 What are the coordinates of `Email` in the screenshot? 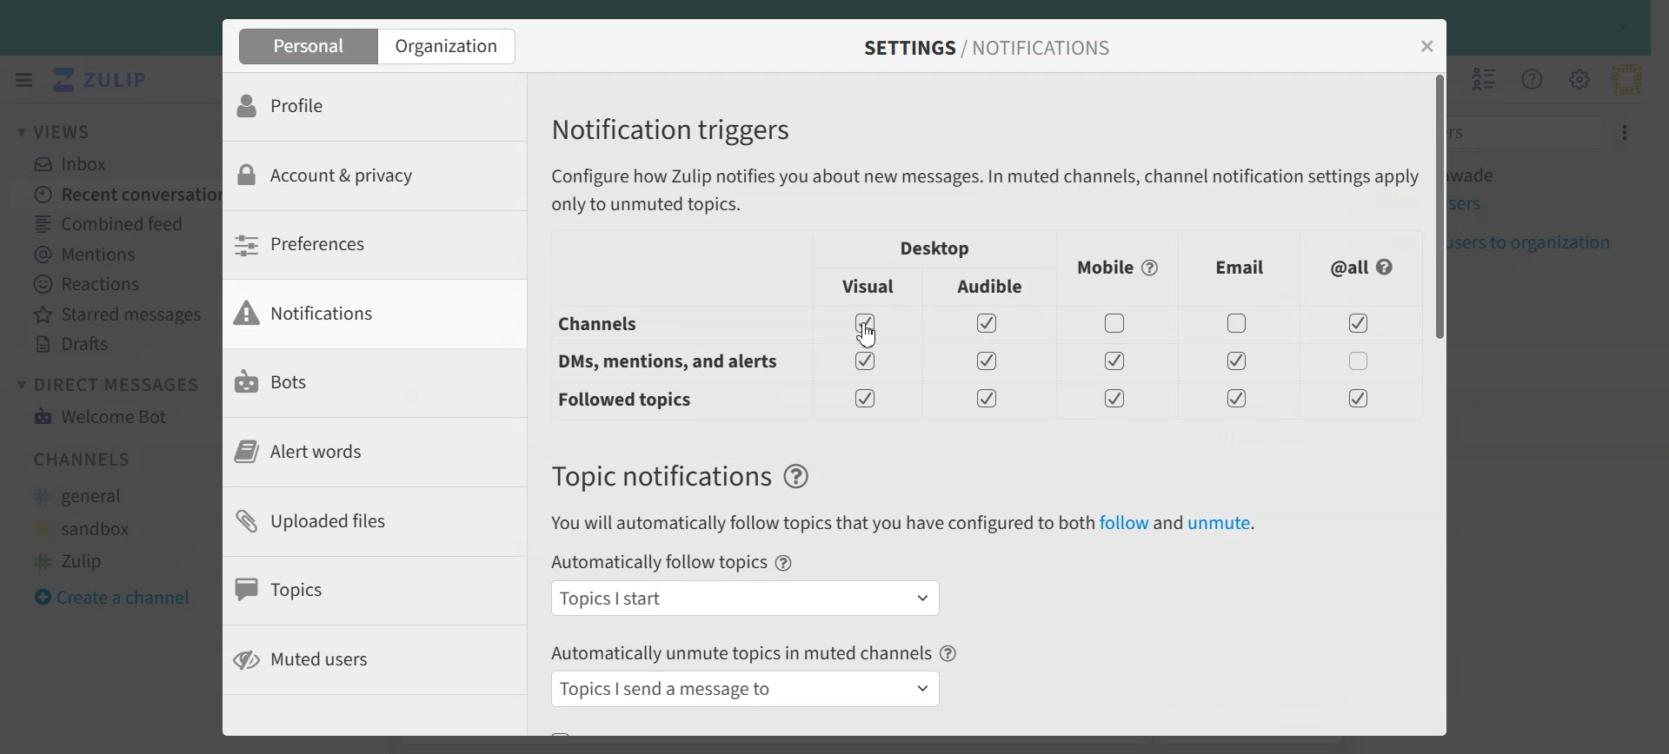 It's located at (1240, 268).